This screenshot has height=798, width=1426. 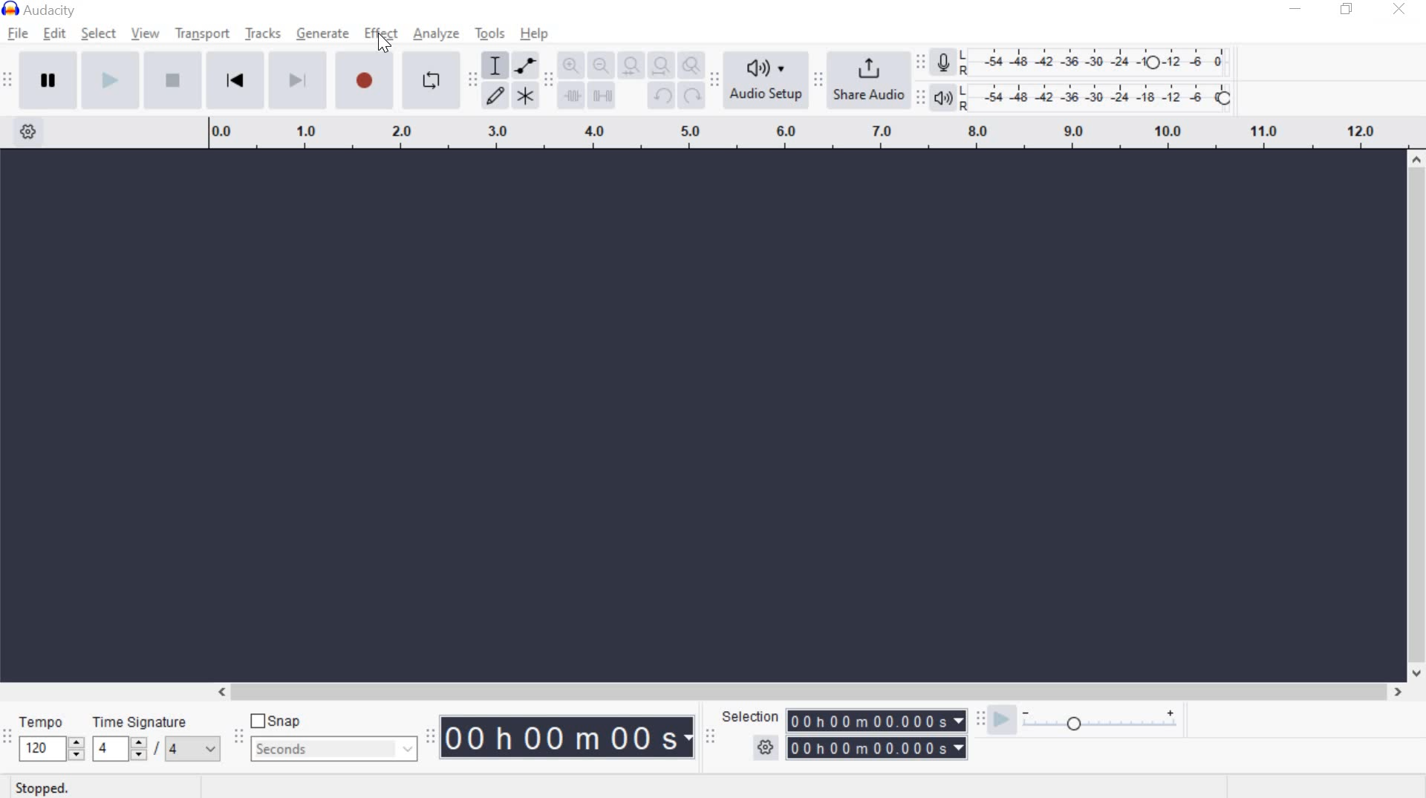 What do you see at coordinates (942, 98) in the screenshot?
I see `Playback meter` at bounding box center [942, 98].